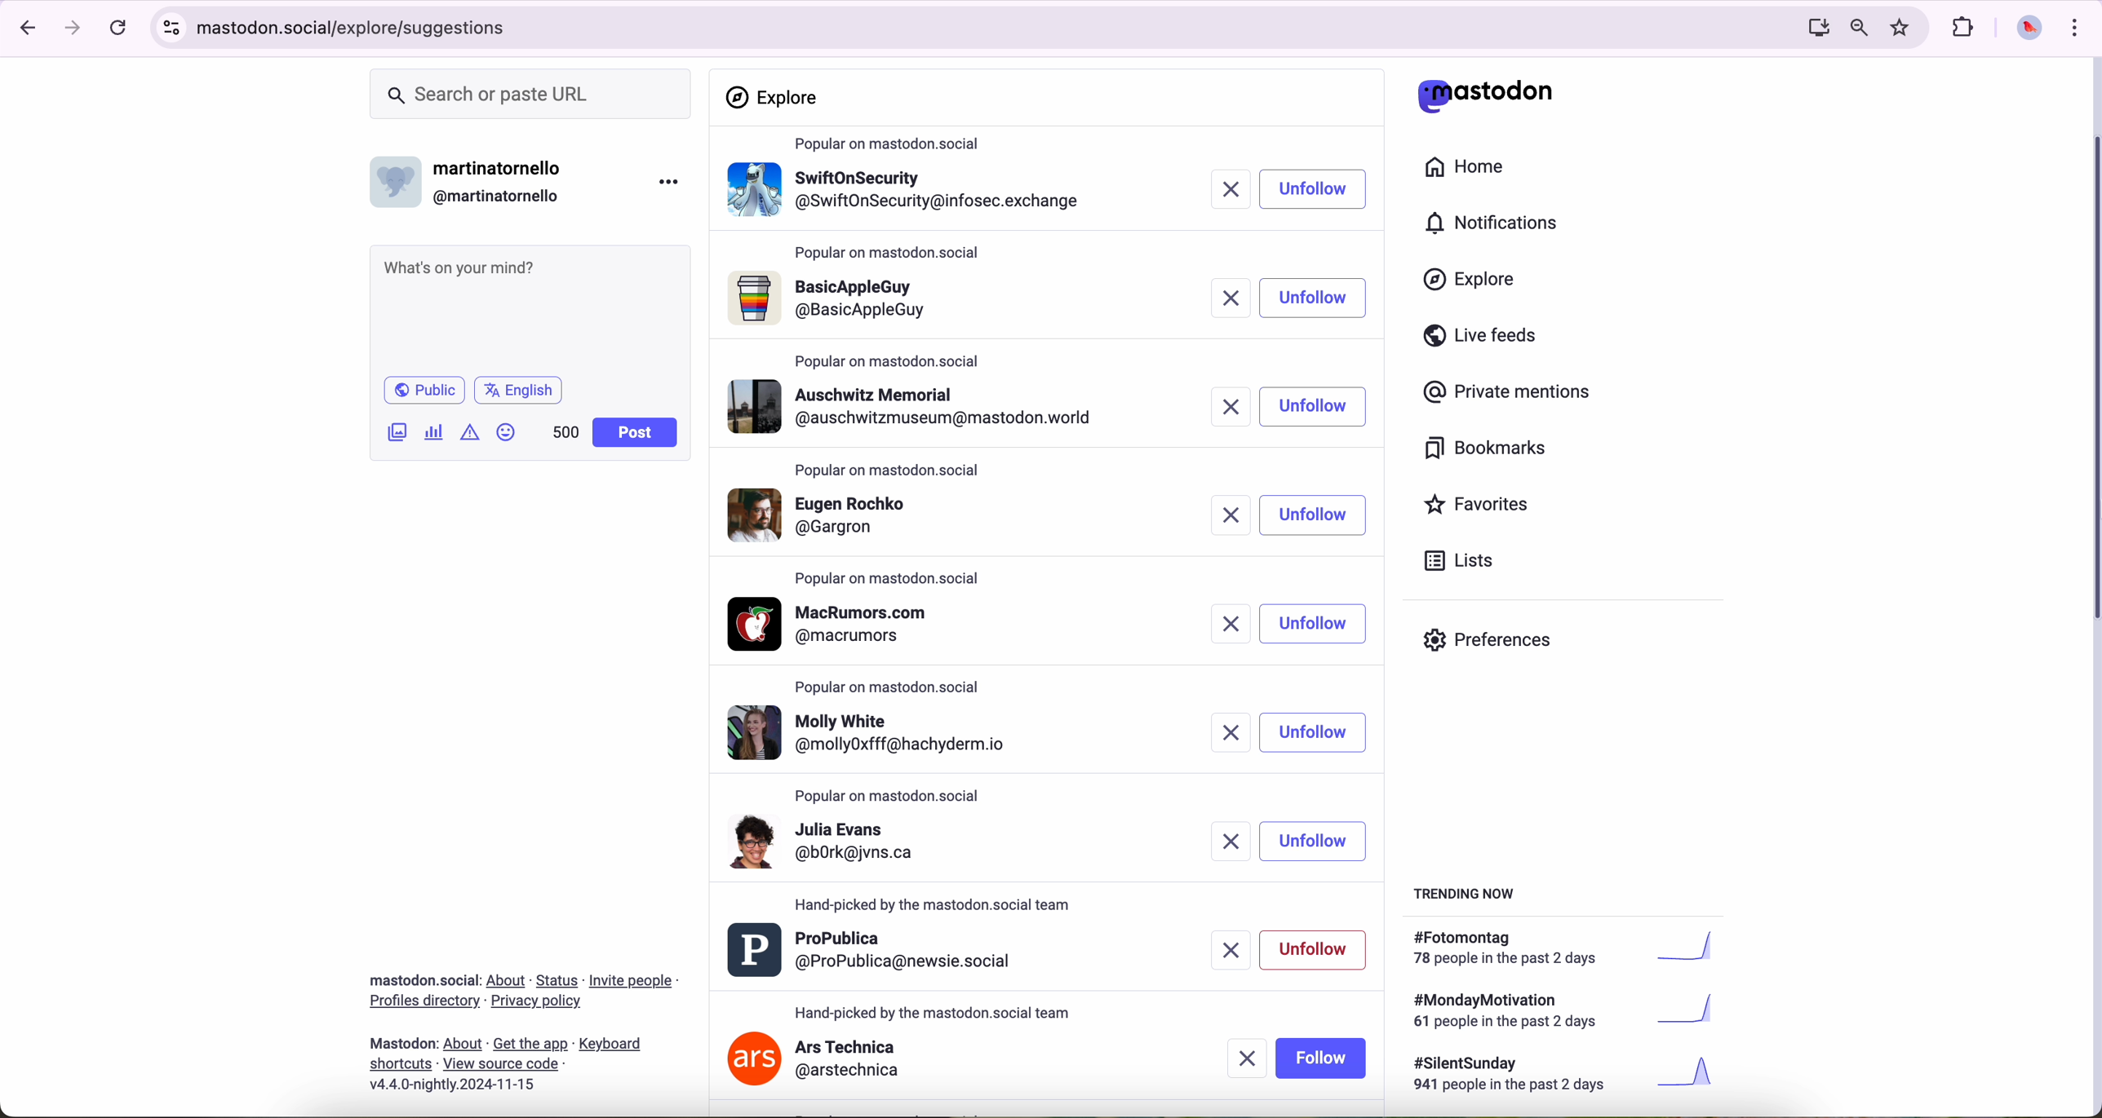 The image size is (2102, 1118). Describe the element at coordinates (775, 97) in the screenshot. I see `explore section` at that location.